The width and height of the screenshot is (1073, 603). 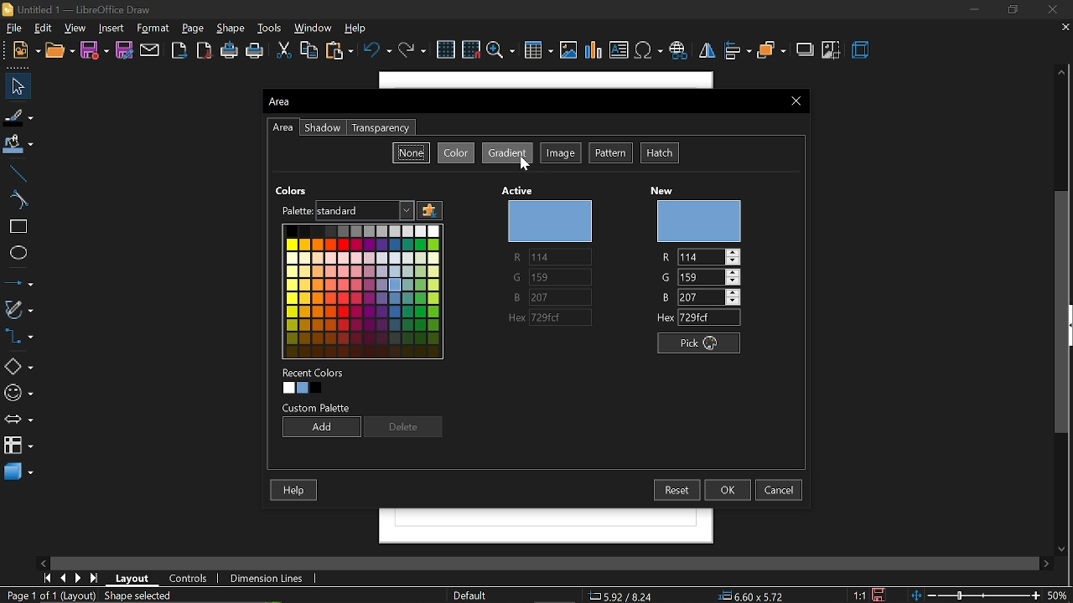 What do you see at coordinates (315, 381) in the screenshot?
I see `recent colors` at bounding box center [315, 381].